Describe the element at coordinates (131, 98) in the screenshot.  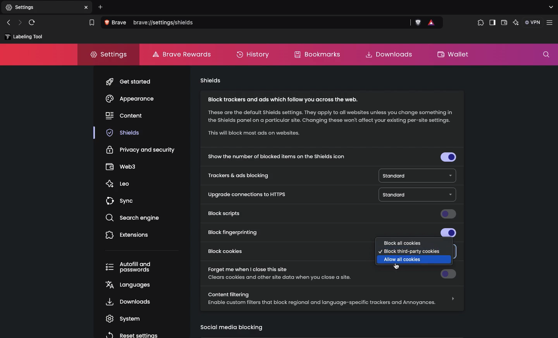
I see `Appearance` at that location.